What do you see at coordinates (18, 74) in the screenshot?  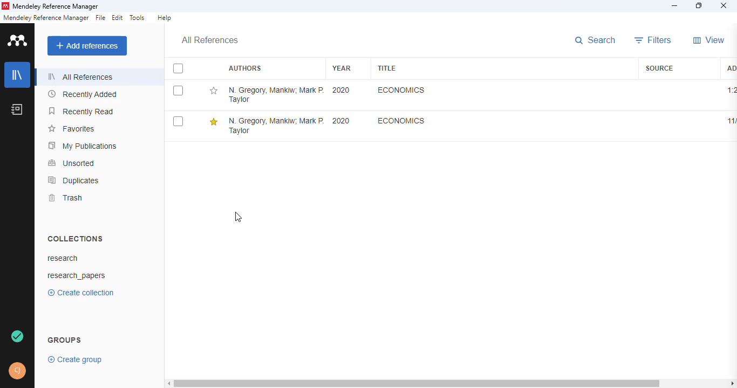 I see `library` at bounding box center [18, 74].